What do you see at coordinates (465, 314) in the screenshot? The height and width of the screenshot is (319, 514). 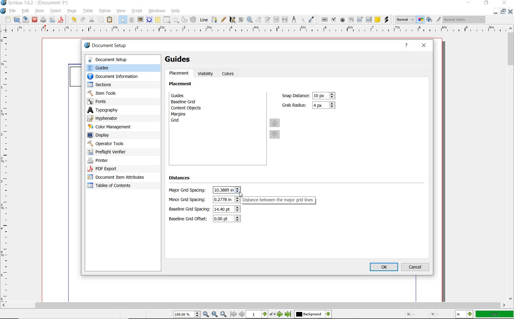 I see `select the current unit` at bounding box center [465, 314].